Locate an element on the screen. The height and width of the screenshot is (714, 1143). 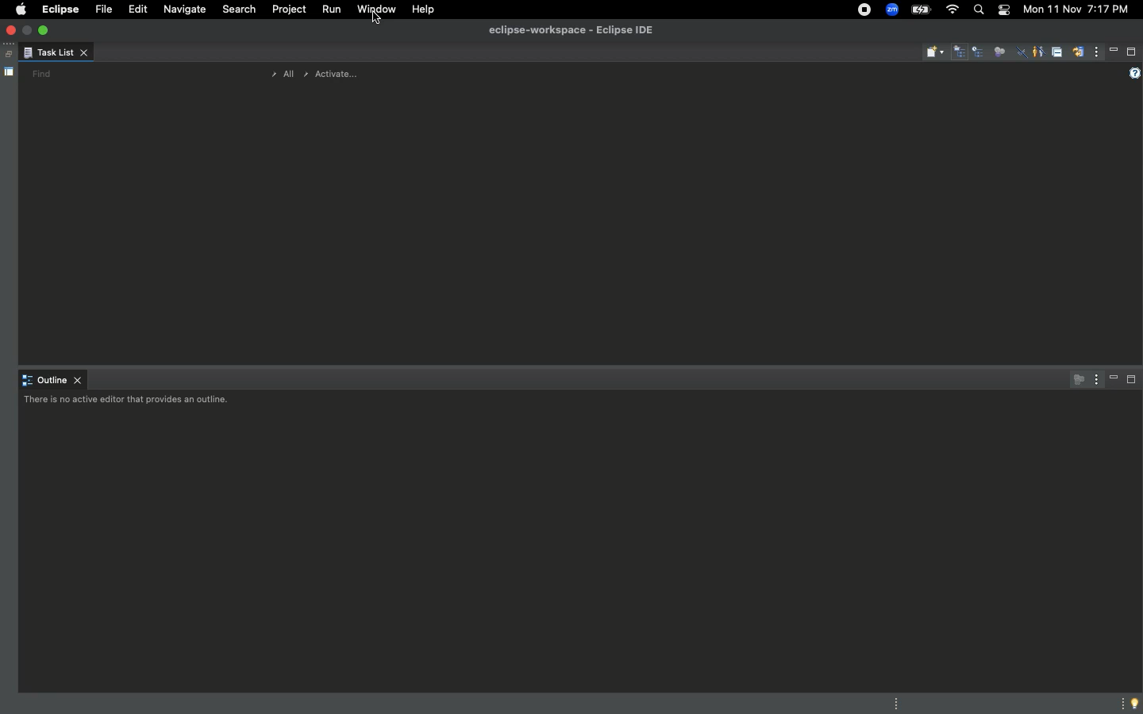
Show only my tasks is located at coordinates (1037, 51).